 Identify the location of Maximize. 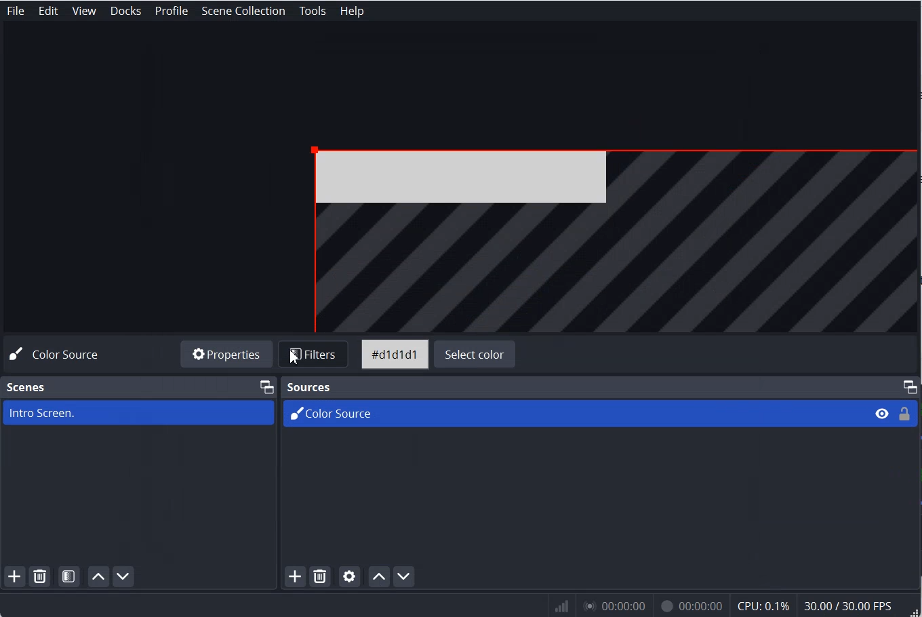
(910, 386).